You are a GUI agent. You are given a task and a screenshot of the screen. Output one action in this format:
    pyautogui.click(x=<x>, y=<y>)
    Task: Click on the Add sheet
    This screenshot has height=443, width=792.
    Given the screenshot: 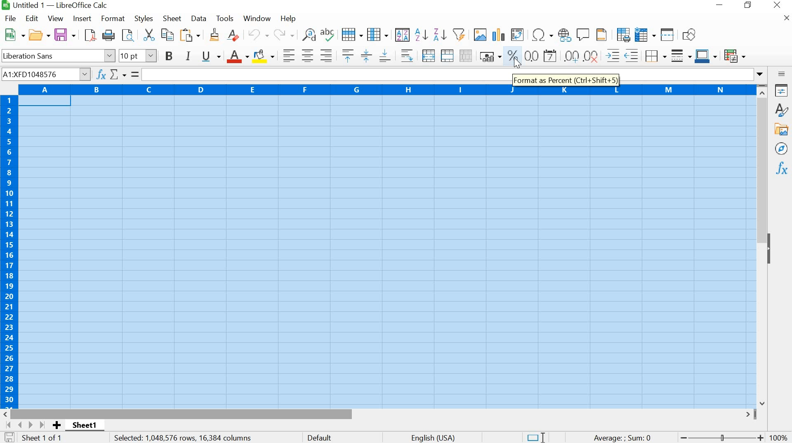 What is the action you would take?
    pyautogui.click(x=59, y=425)
    